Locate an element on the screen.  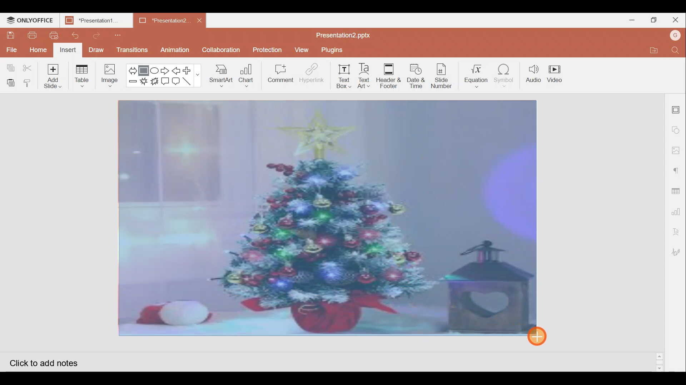
Plugins is located at coordinates (334, 50).